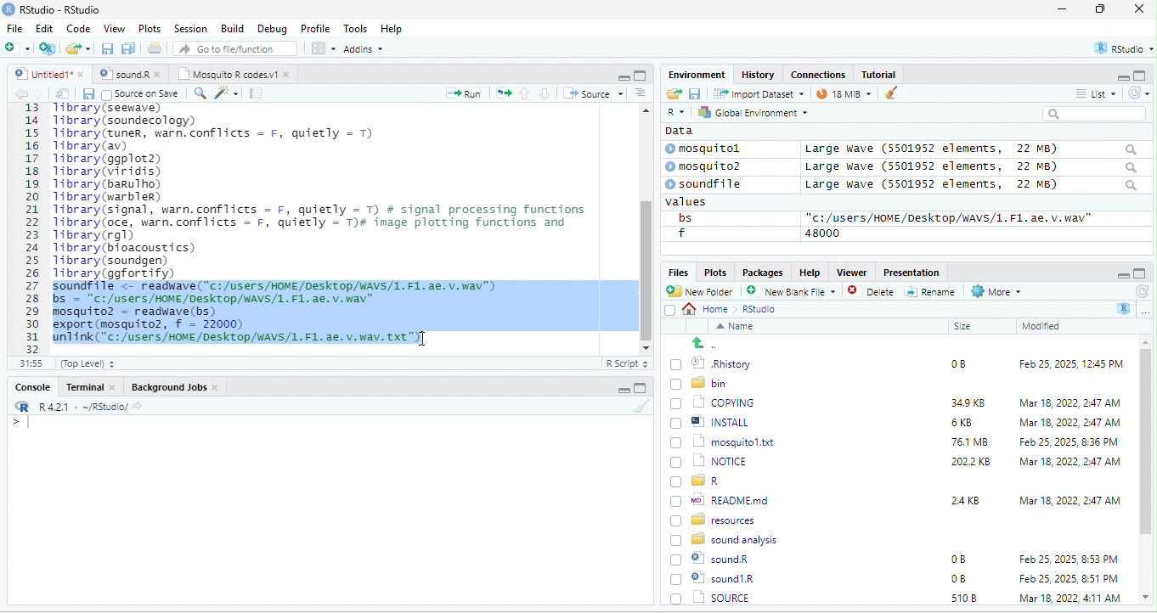 The height and width of the screenshot is (613, 1157). I want to click on source on Save, so click(142, 95).